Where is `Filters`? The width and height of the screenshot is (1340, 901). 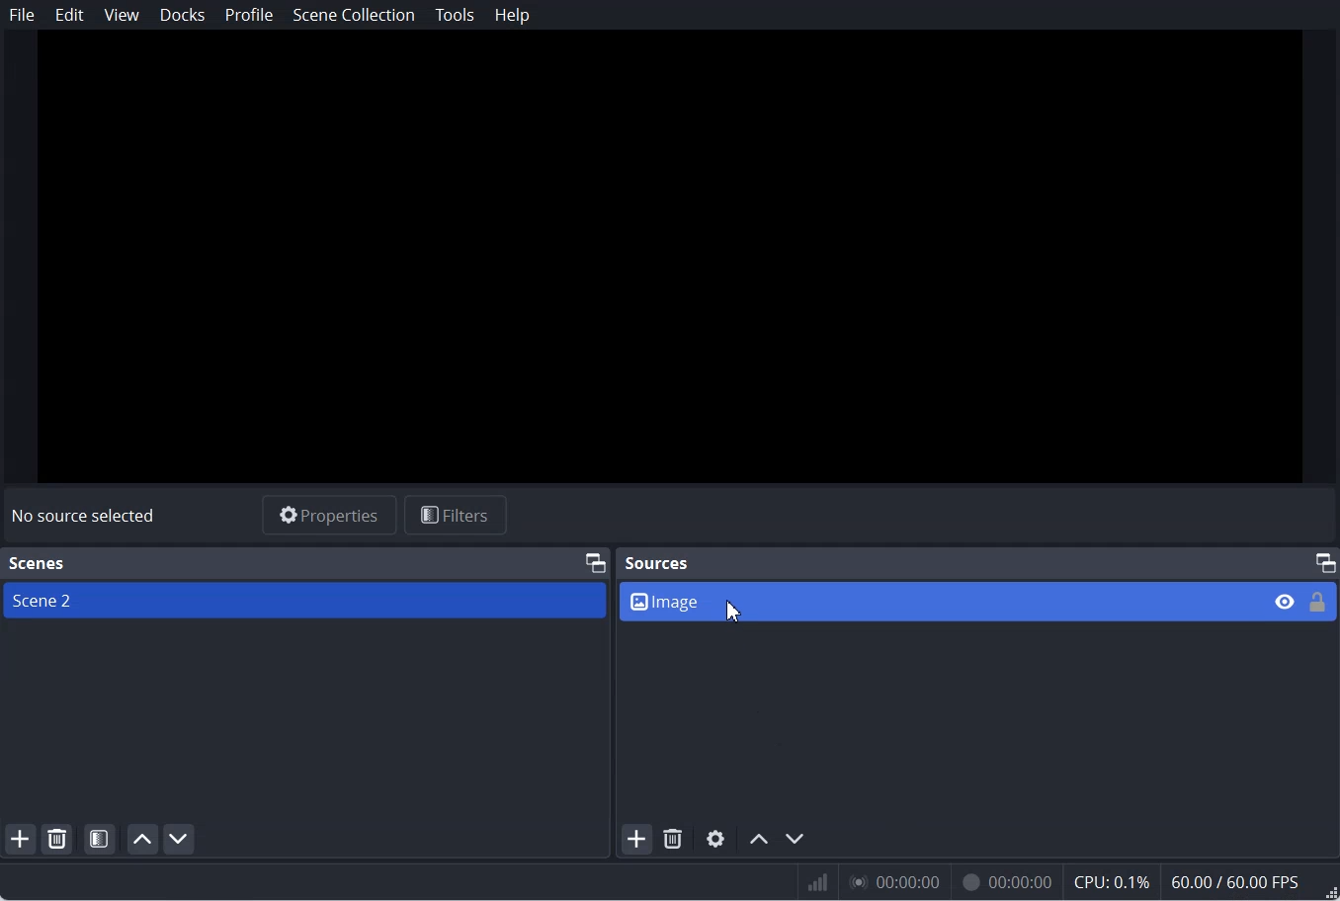
Filters is located at coordinates (455, 514).